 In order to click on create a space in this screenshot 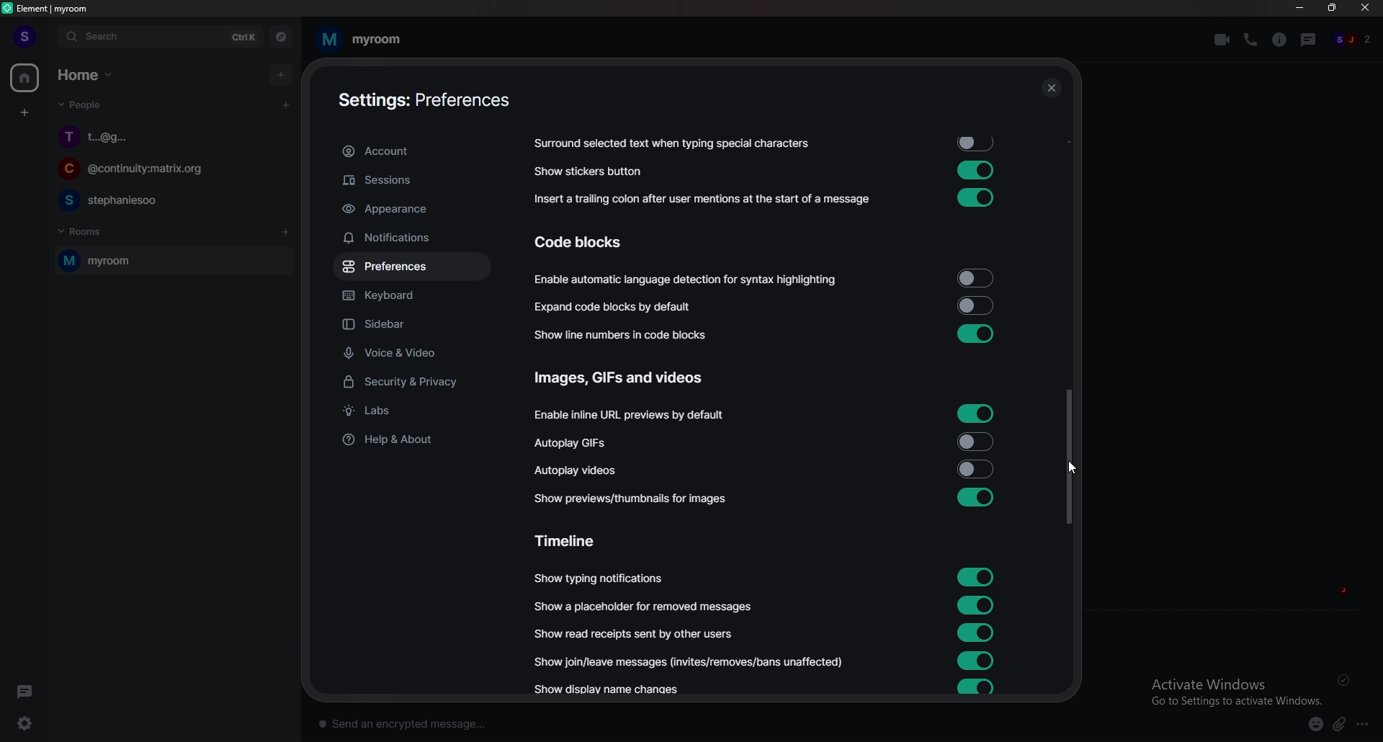, I will do `click(26, 113)`.